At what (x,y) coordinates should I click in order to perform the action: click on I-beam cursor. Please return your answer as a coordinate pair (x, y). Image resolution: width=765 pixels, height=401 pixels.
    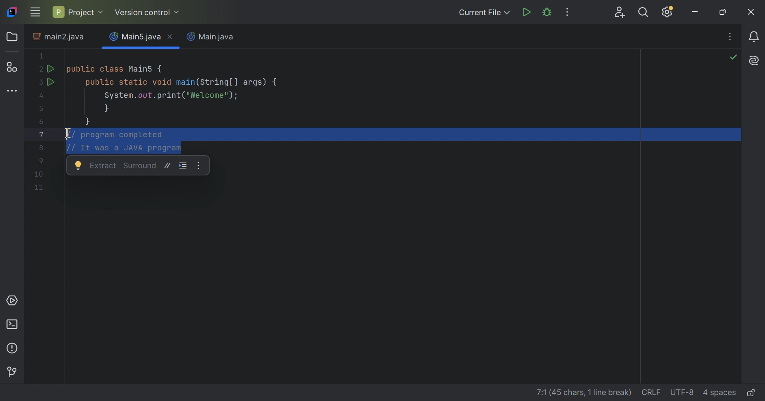
    Looking at the image, I should click on (66, 133).